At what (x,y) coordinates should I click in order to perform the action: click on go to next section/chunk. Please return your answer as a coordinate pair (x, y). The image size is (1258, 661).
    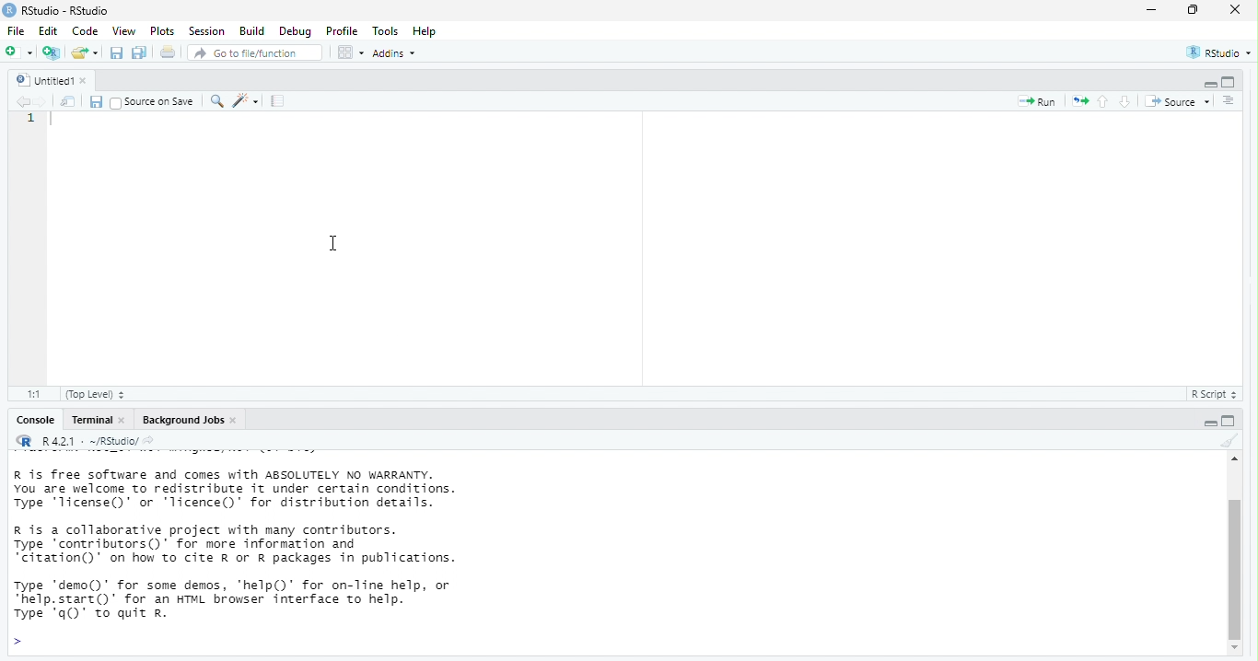
    Looking at the image, I should click on (1128, 100).